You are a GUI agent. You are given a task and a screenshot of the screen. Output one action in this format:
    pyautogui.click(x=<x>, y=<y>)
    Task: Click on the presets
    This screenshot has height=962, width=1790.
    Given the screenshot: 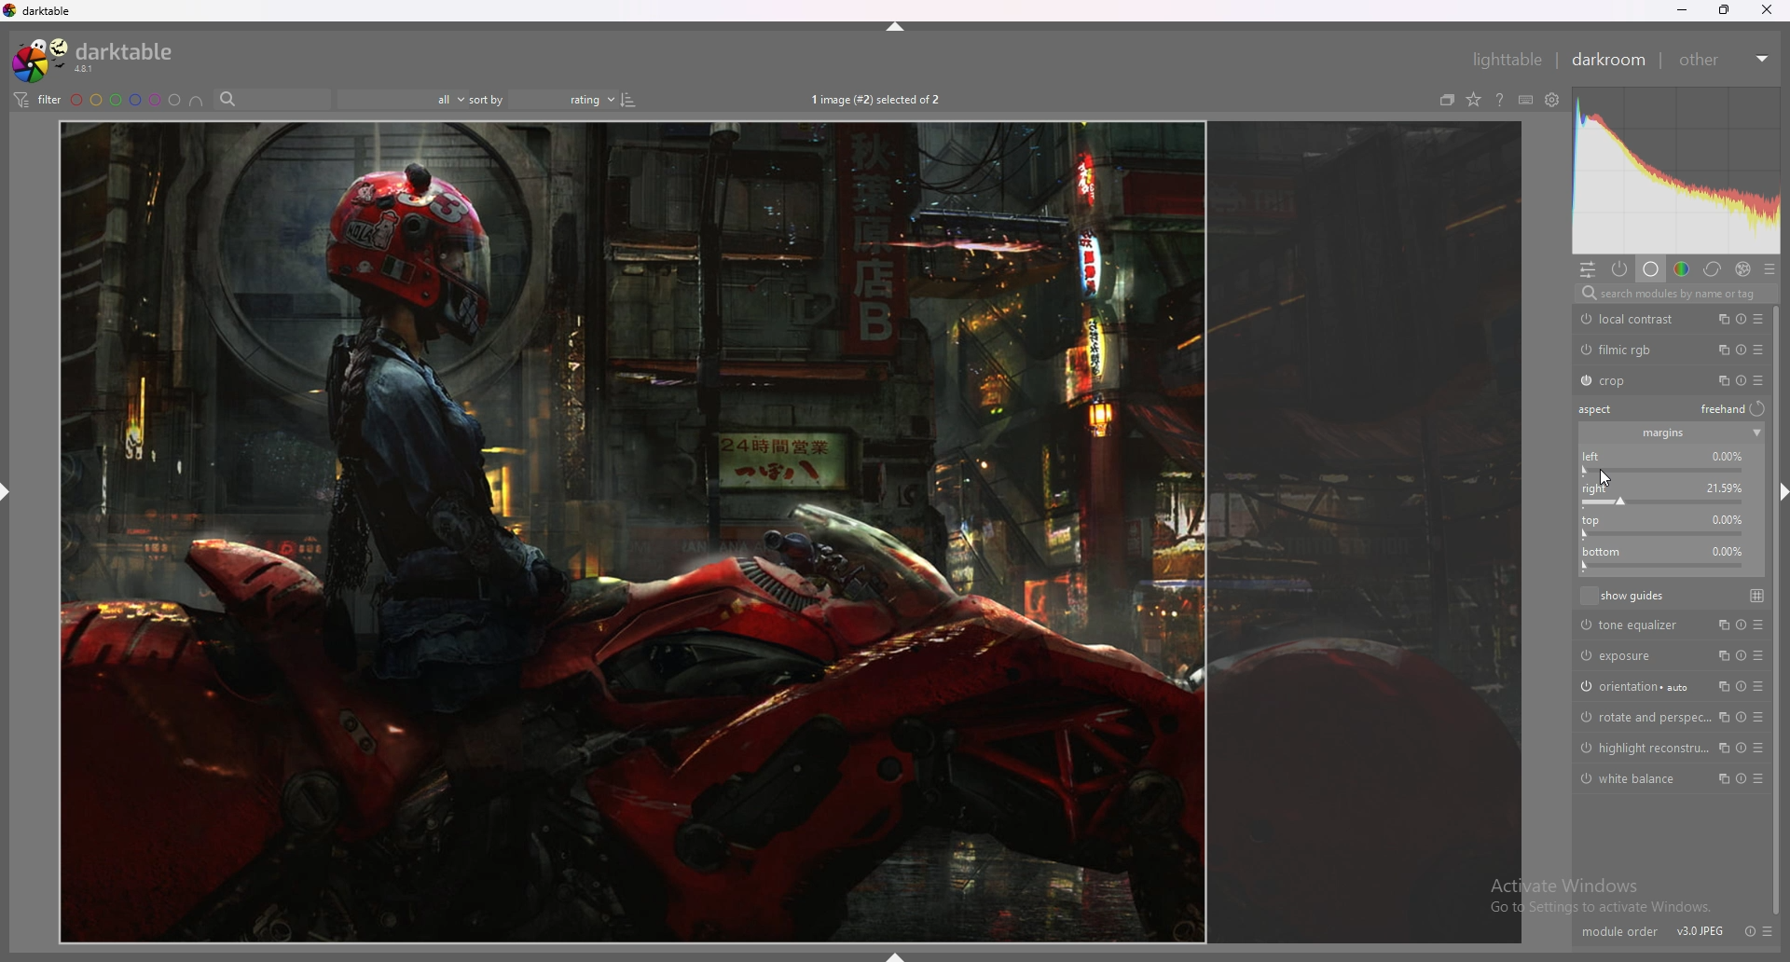 What is the action you would take?
    pyautogui.click(x=1762, y=779)
    